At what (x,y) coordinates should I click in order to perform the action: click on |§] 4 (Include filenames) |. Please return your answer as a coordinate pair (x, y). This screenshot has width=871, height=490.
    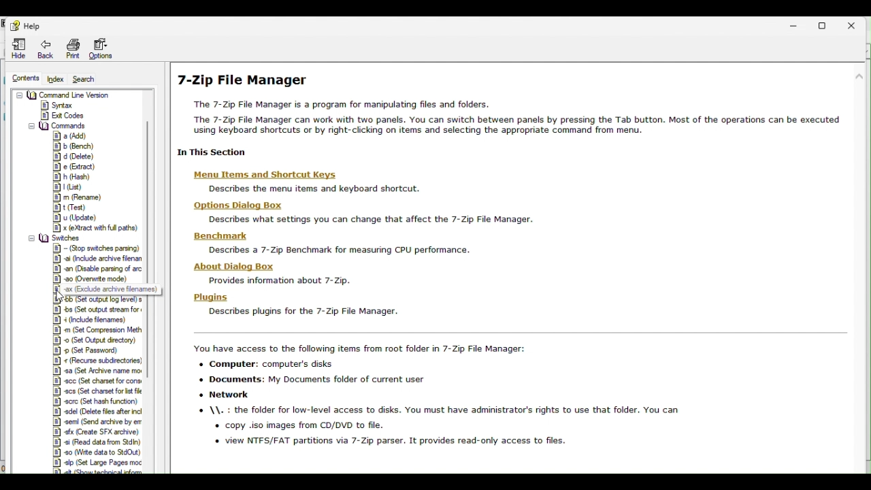
    Looking at the image, I should click on (99, 320).